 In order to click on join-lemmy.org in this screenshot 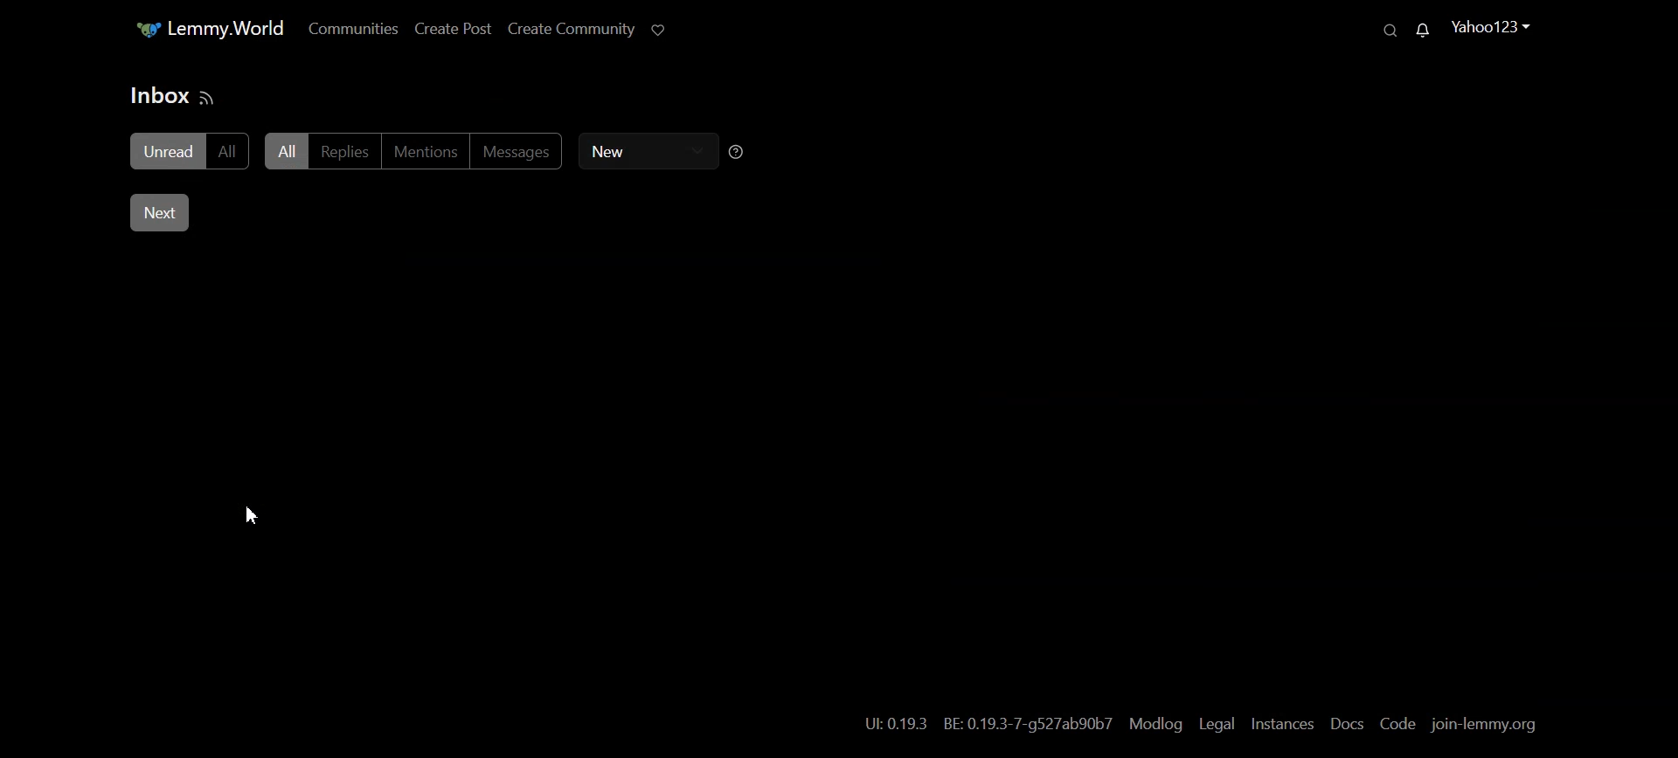, I will do `click(1486, 725)`.